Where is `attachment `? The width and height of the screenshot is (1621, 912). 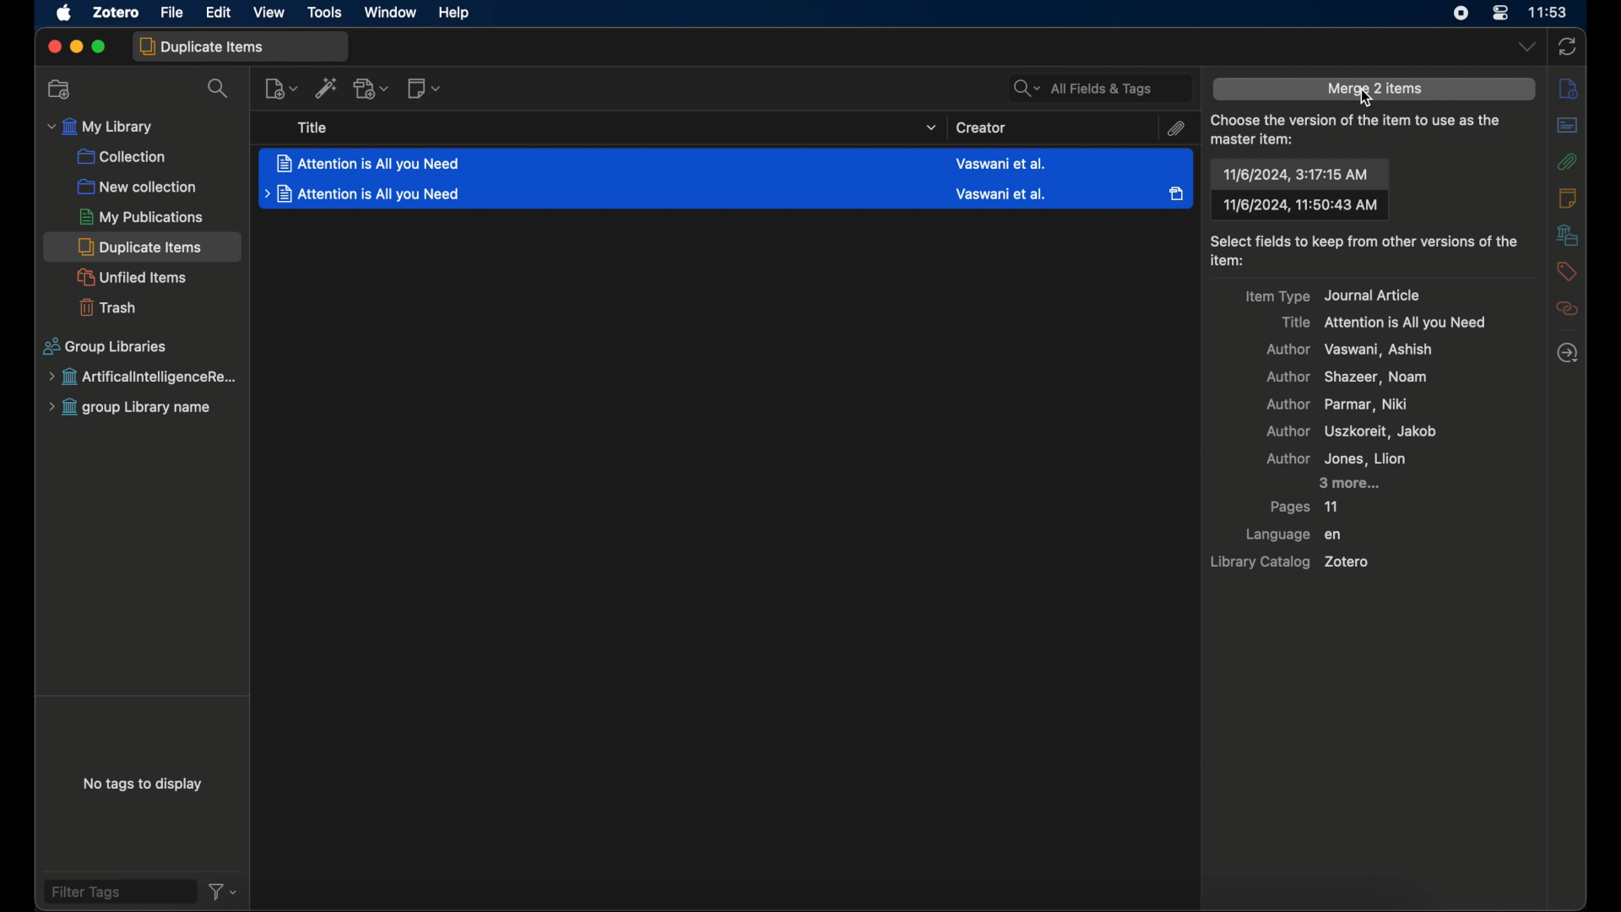
attachment  is located at coordinates (1176, 131).